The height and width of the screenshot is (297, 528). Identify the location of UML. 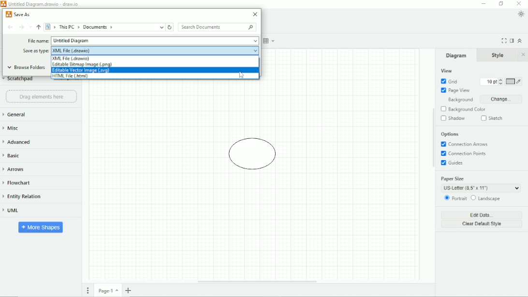
(12, 211).